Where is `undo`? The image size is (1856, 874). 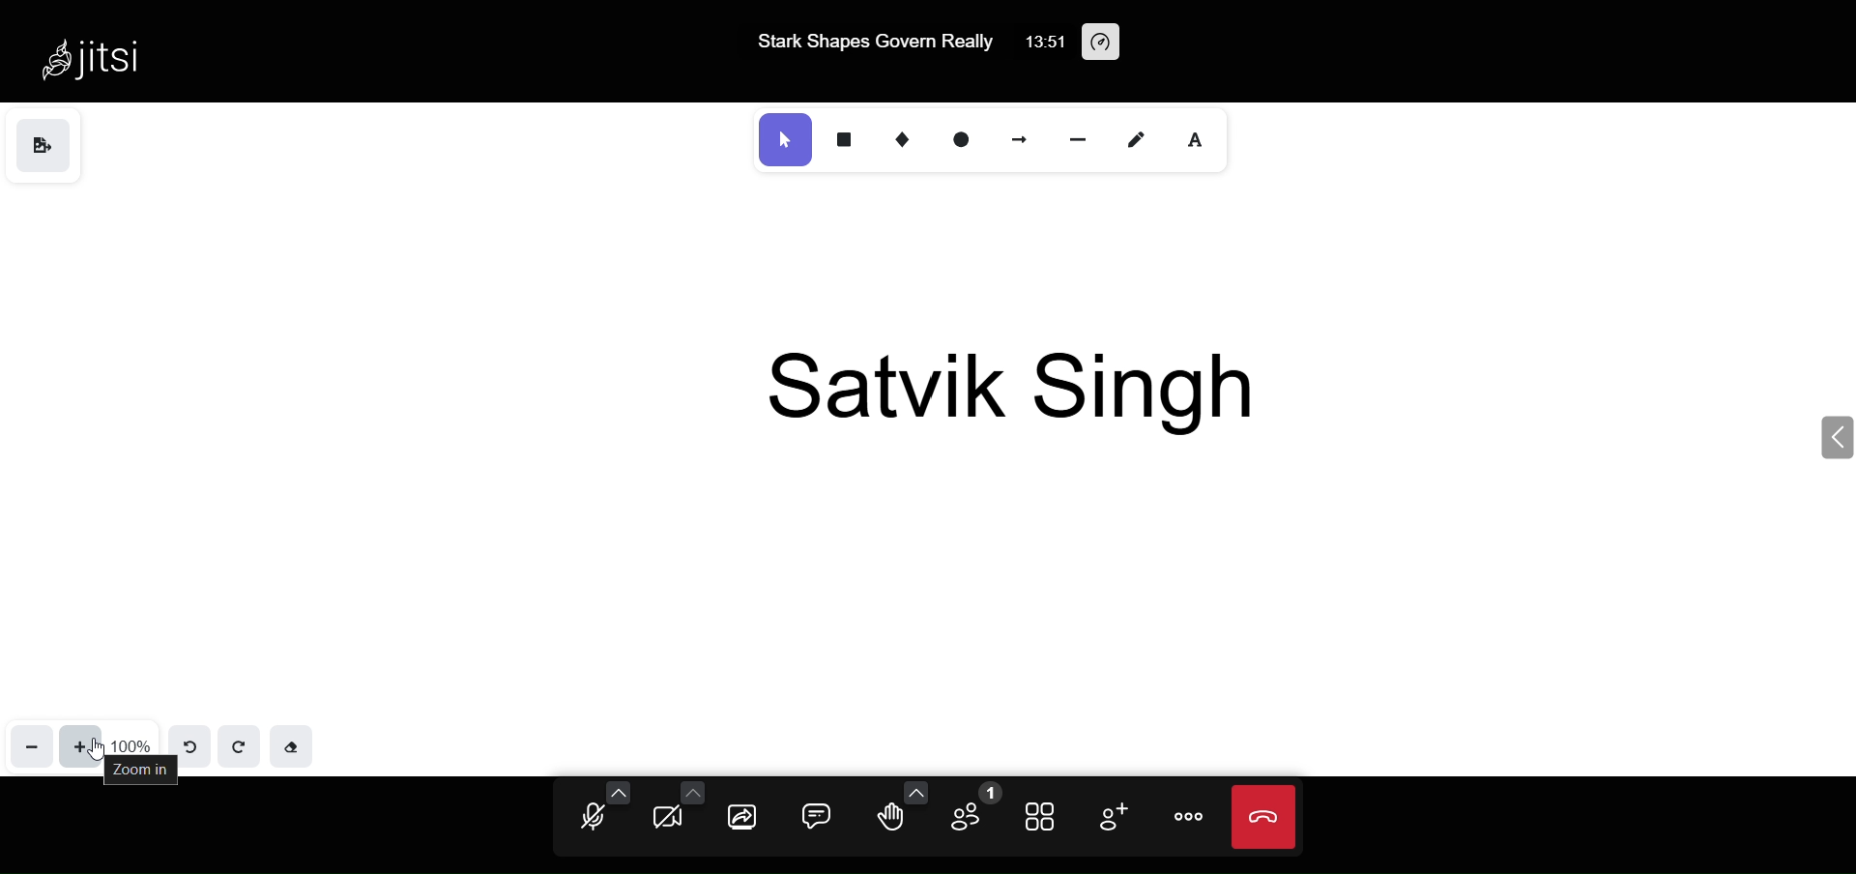 undo is located at coordinates (189, 741).